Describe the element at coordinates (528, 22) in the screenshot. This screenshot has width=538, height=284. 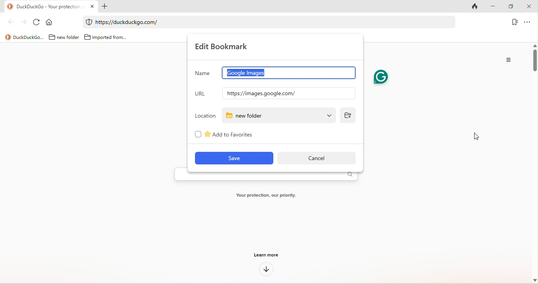
I see `option` at that location.